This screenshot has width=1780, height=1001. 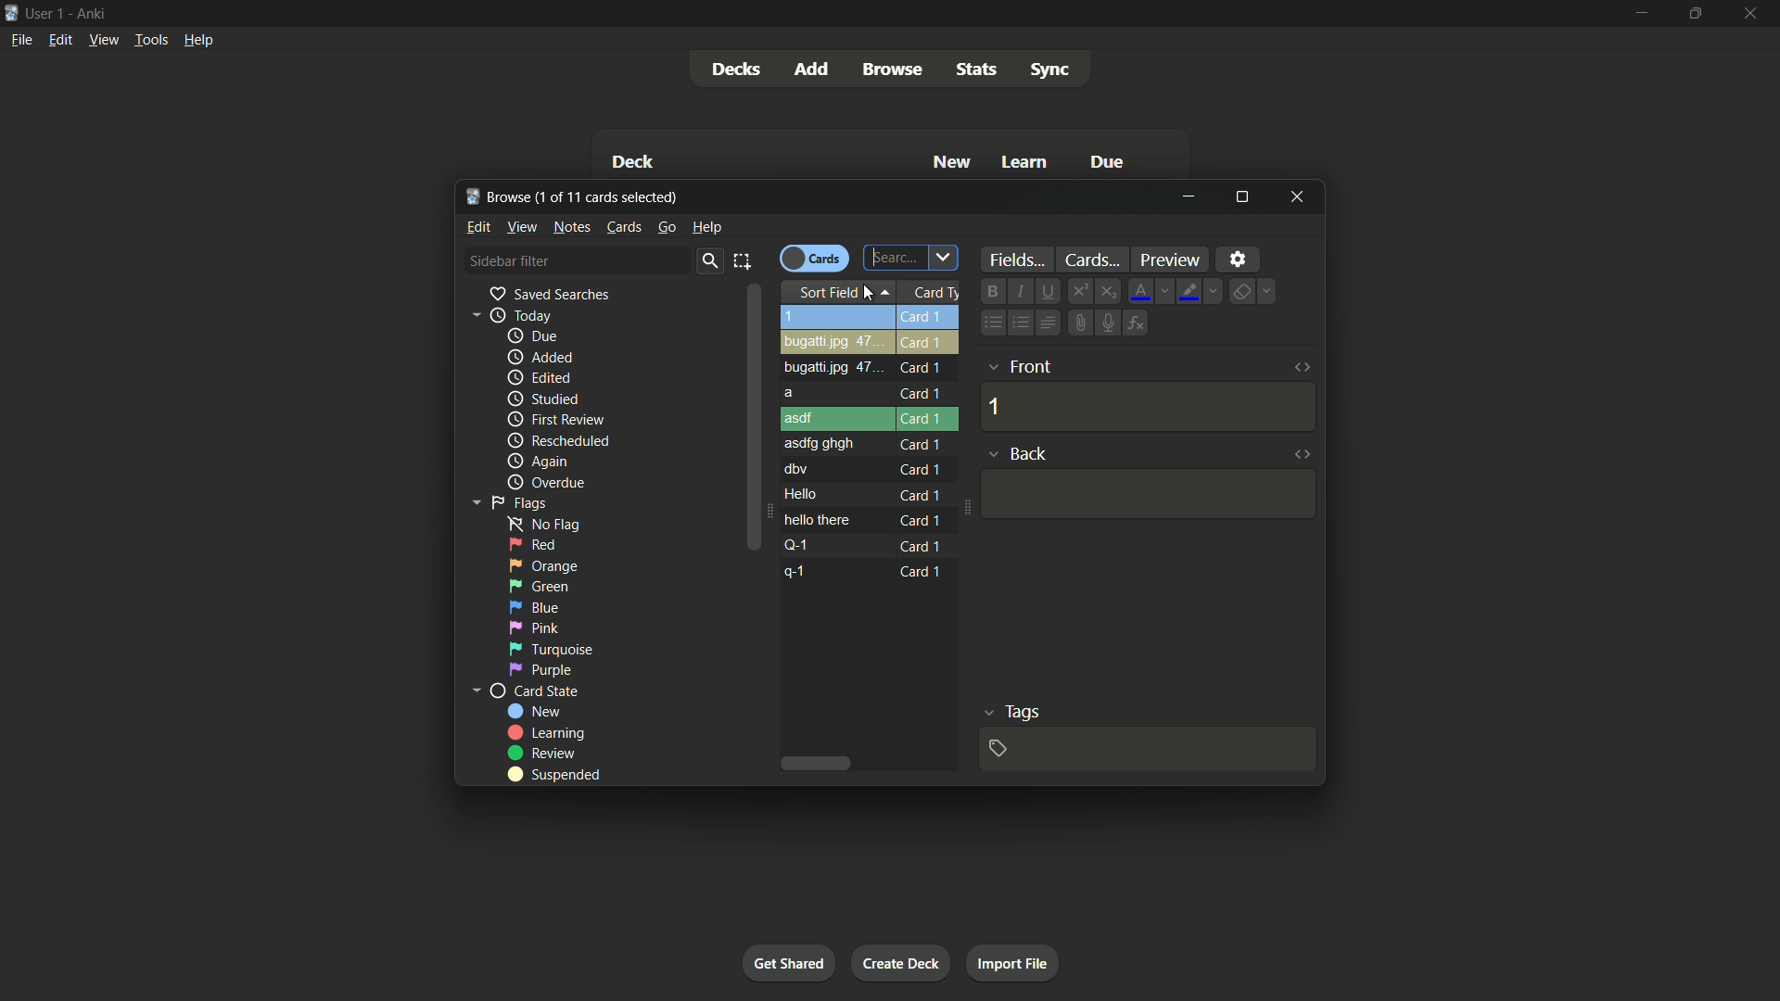 What do you see at coordinates (922, 317) in the screenshot?
I see `card 1` at bounding box center [922, 317].